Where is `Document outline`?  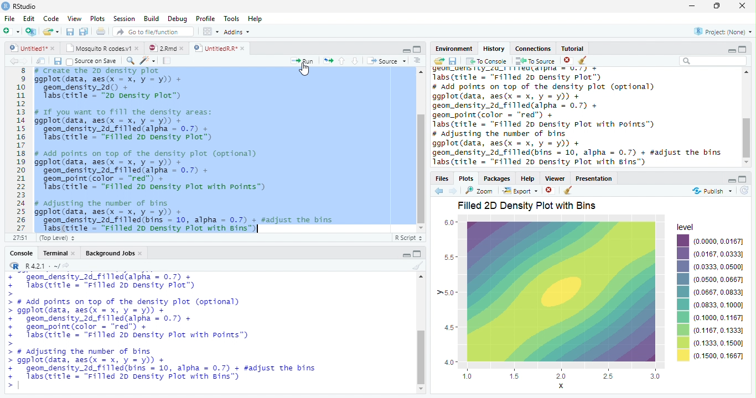
Document outline is located at coordinates (417, 61).